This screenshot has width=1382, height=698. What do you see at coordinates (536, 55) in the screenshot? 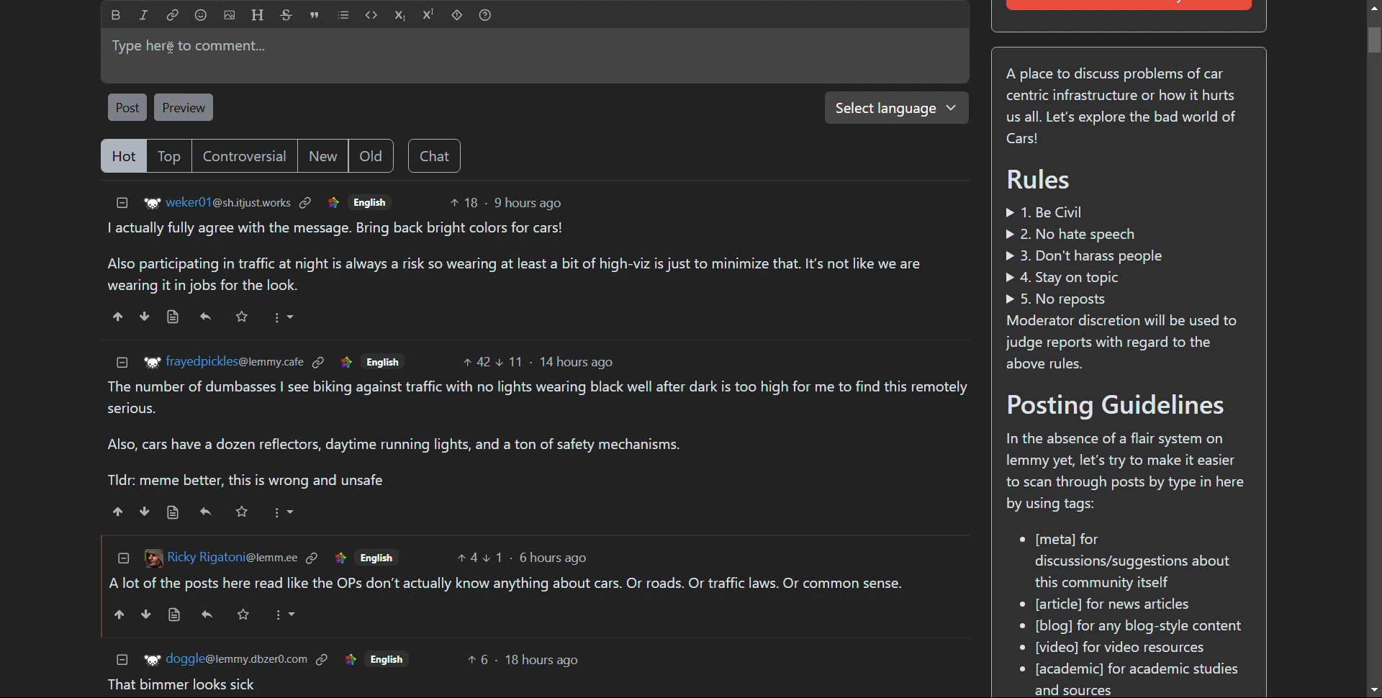
I see `type here to comment` at bounding box center [536, 55].